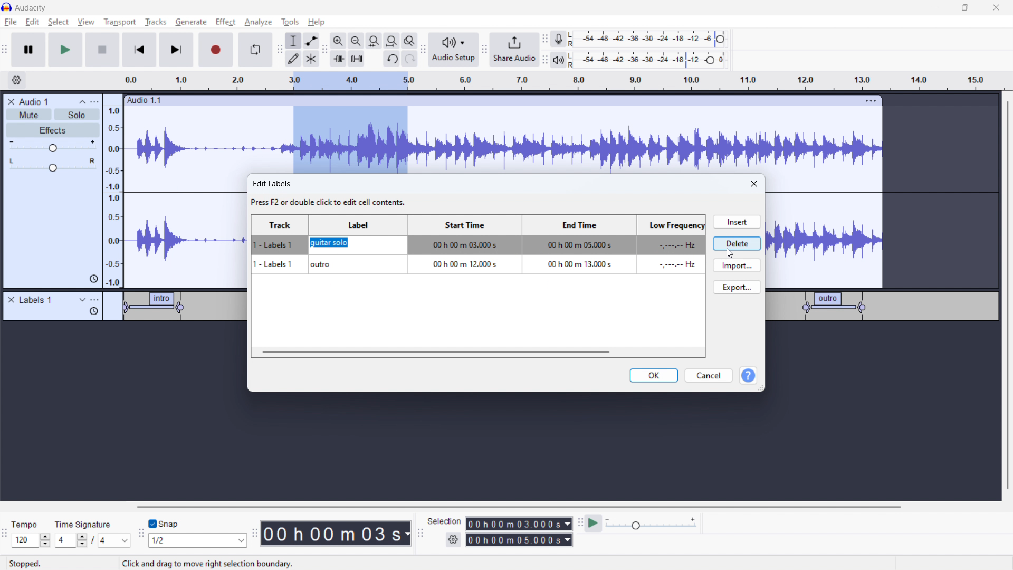 The height and width of the screenshot is (570, 1013). Describe the element at coordinates (28, 115) in the screenshot. I see `mute` at that location.